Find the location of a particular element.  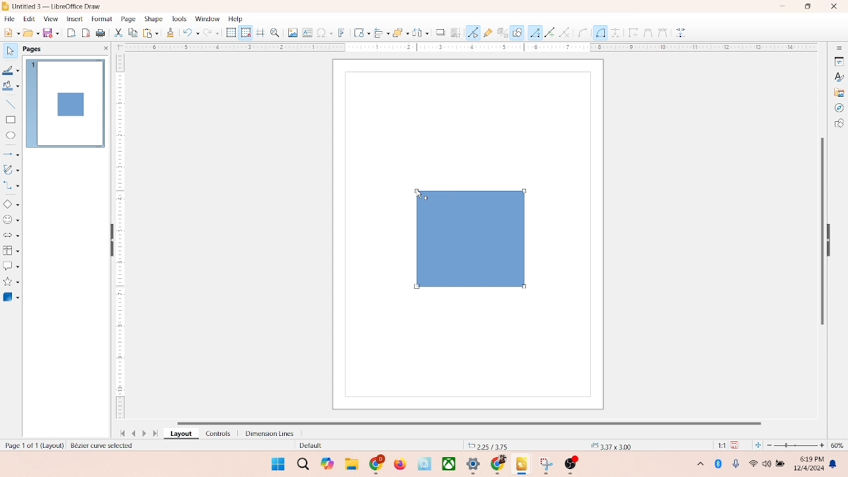

styles is located at coordinates (838, 76).